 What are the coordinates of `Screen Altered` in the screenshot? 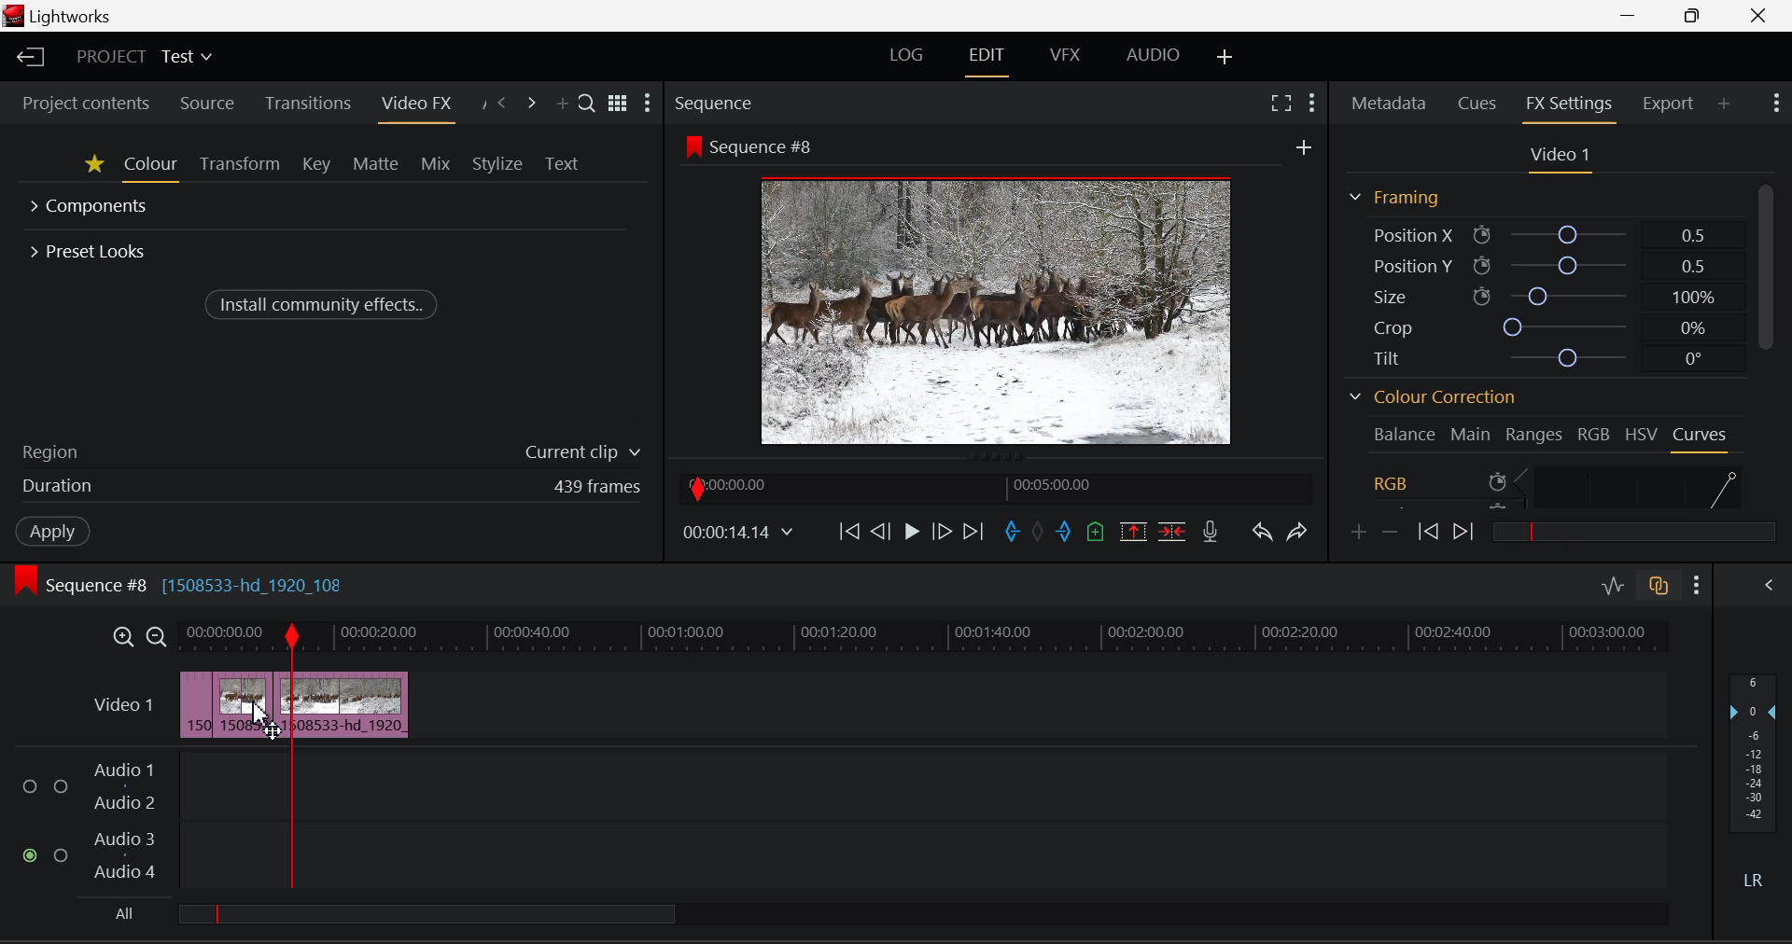 It's located at (997, 310).